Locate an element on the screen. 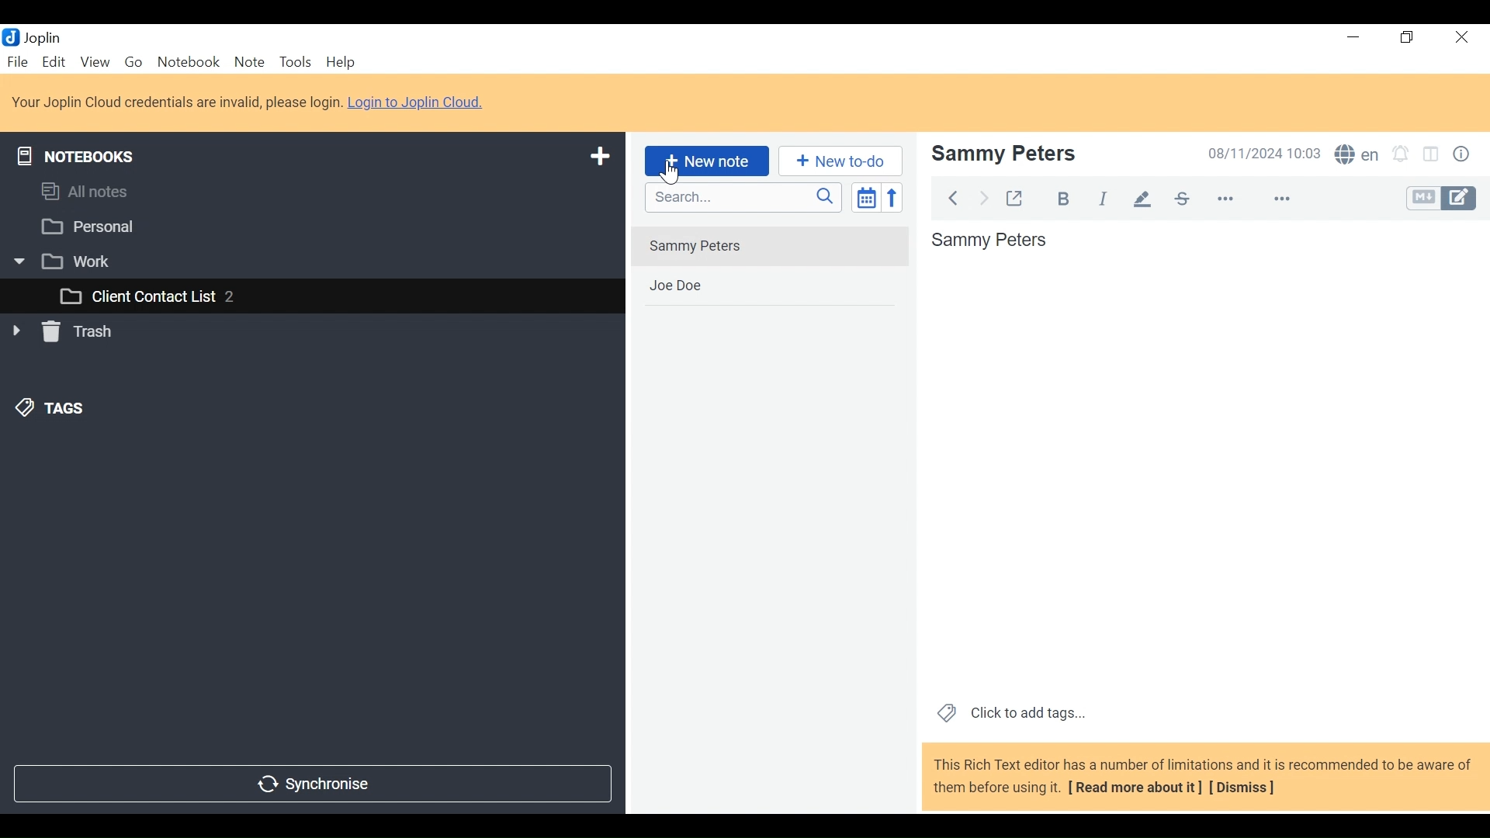  Toggle Editor is located at coordinates (1442, 197).